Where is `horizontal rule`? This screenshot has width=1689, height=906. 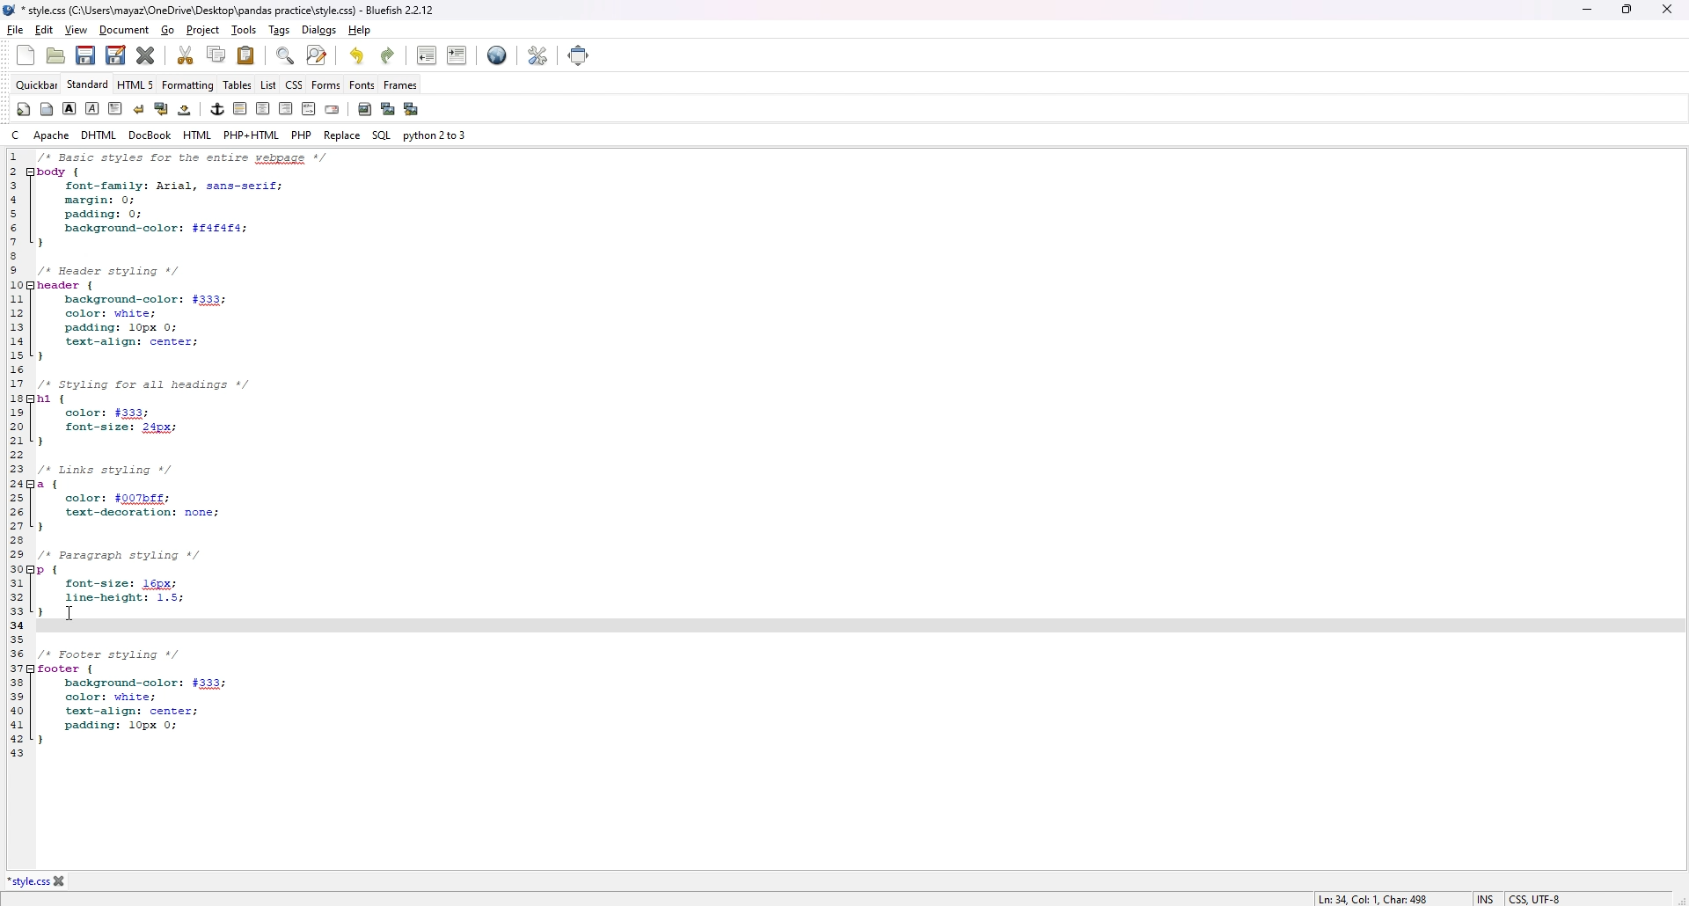
horizontal rule is located at coordinates (240, 108).